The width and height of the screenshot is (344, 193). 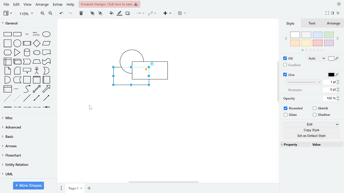 I want to click on glass, so click(x=291, y=115).